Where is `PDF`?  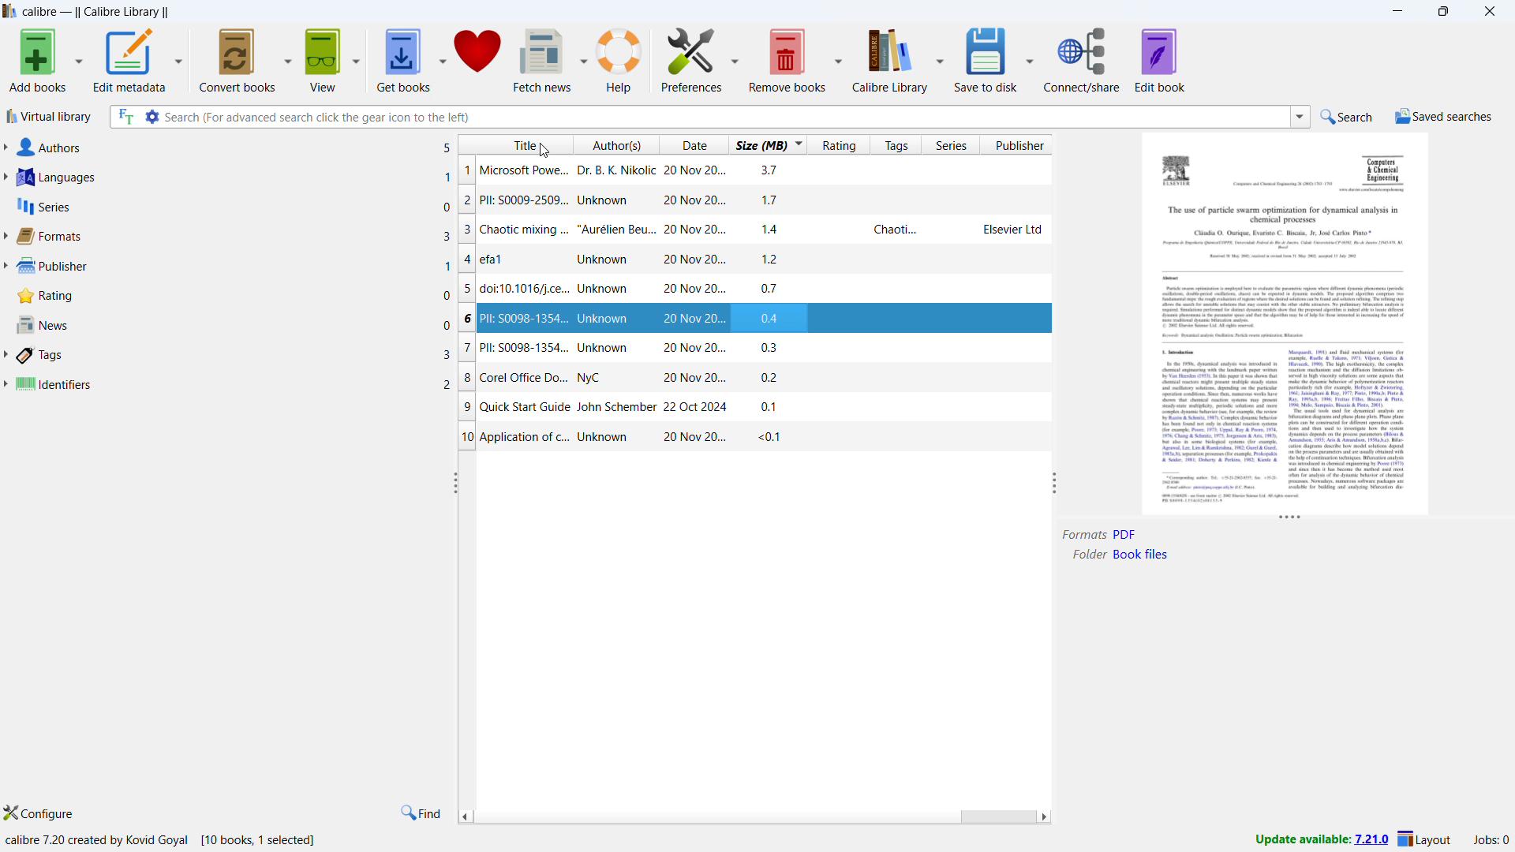
PDF is located at coordinates (1128, 533).